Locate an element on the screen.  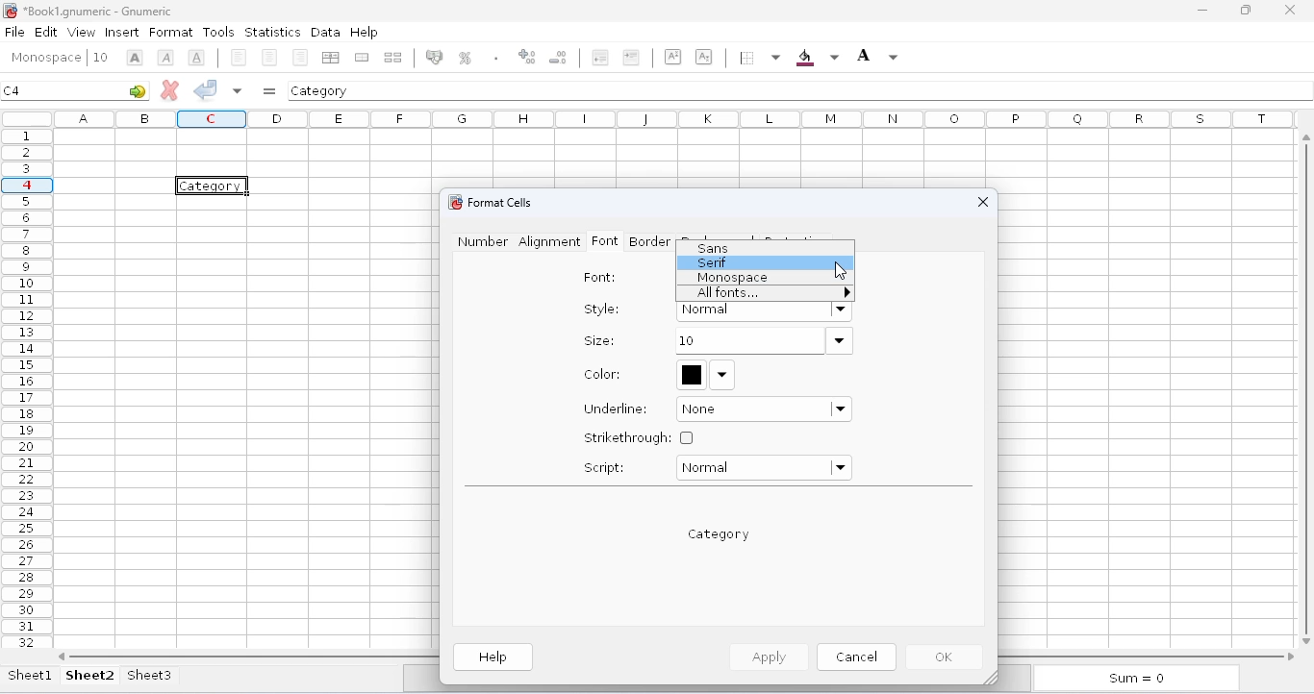
font demo is located at coordinates (720, 534).